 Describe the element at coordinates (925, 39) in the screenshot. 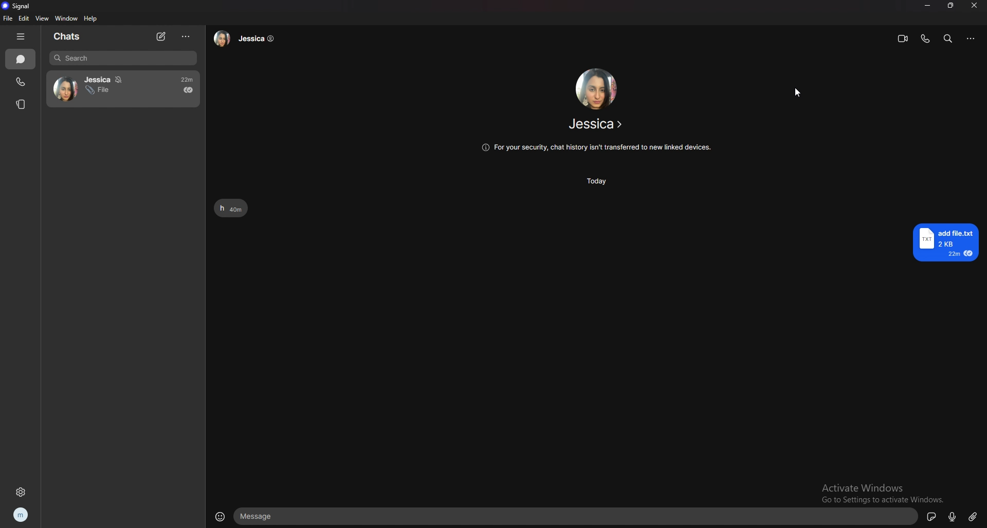

I see `voice call` at that location.